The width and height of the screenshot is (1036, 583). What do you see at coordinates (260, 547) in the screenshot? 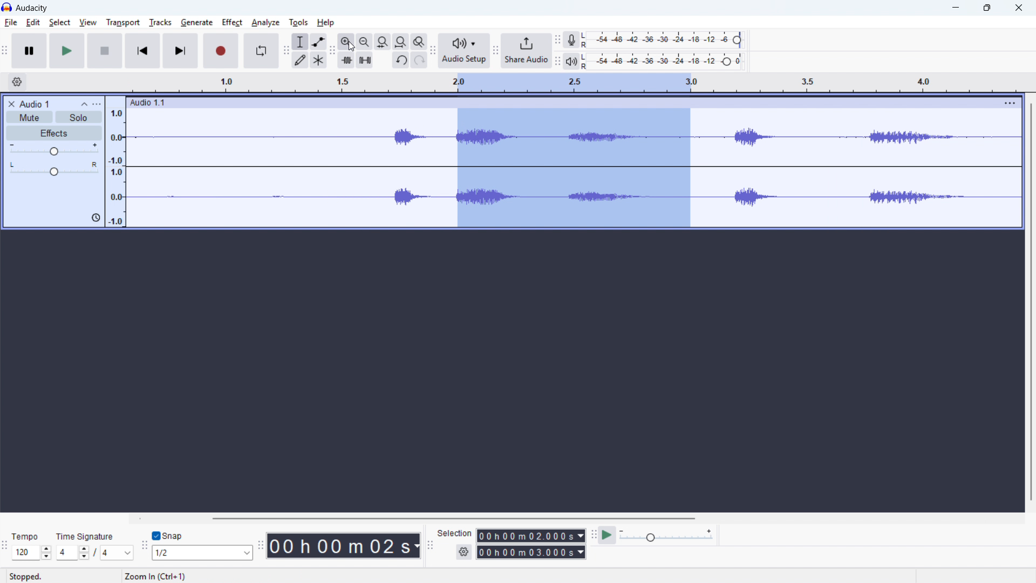
I see `Time toolbar ` at bounding box center [260, 547].